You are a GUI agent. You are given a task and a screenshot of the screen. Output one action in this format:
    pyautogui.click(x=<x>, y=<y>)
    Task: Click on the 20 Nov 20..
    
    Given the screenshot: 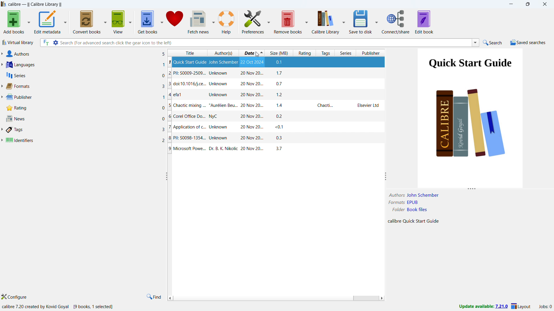 What is the action you would take?
    pyautogui.click(x=252, y=149)
    